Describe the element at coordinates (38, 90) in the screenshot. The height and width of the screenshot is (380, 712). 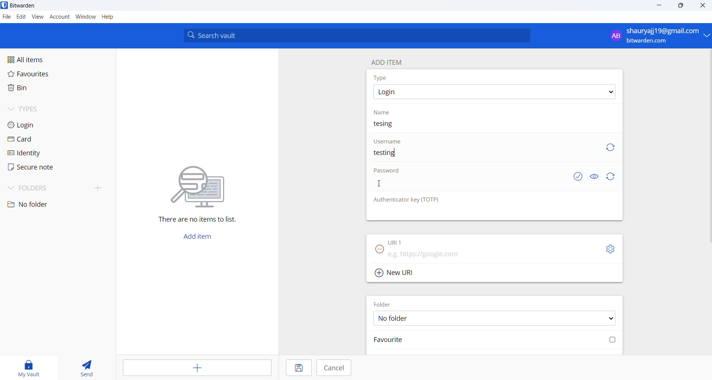
I see `bin` at that location.